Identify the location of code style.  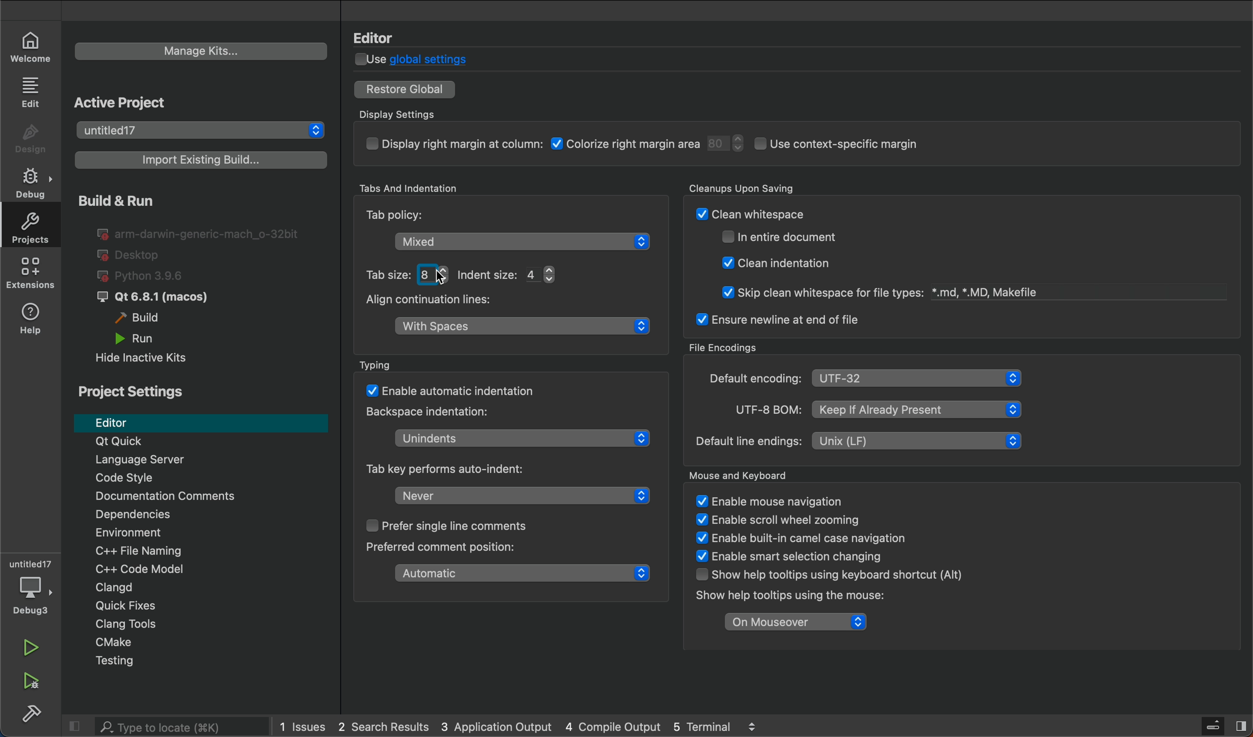
(214, 479).